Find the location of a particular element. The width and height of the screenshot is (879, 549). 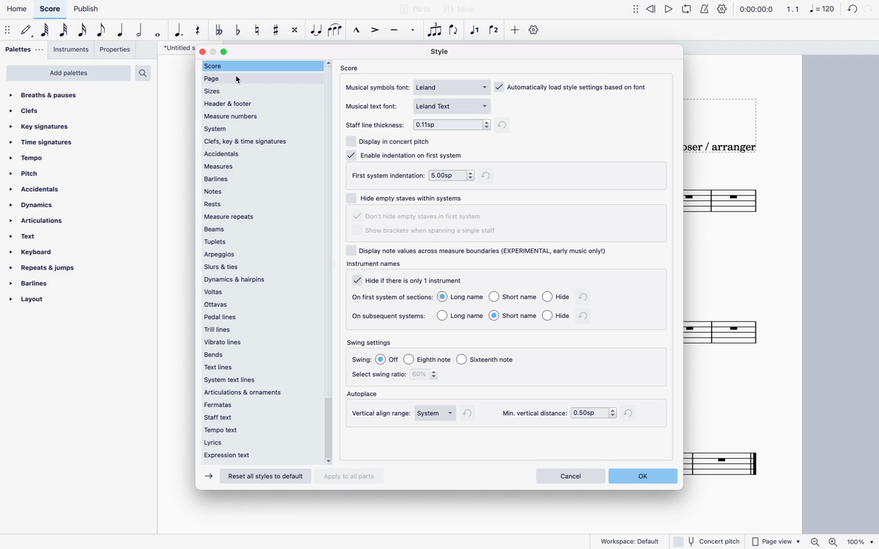

score title is located at coordinates (174, 48).